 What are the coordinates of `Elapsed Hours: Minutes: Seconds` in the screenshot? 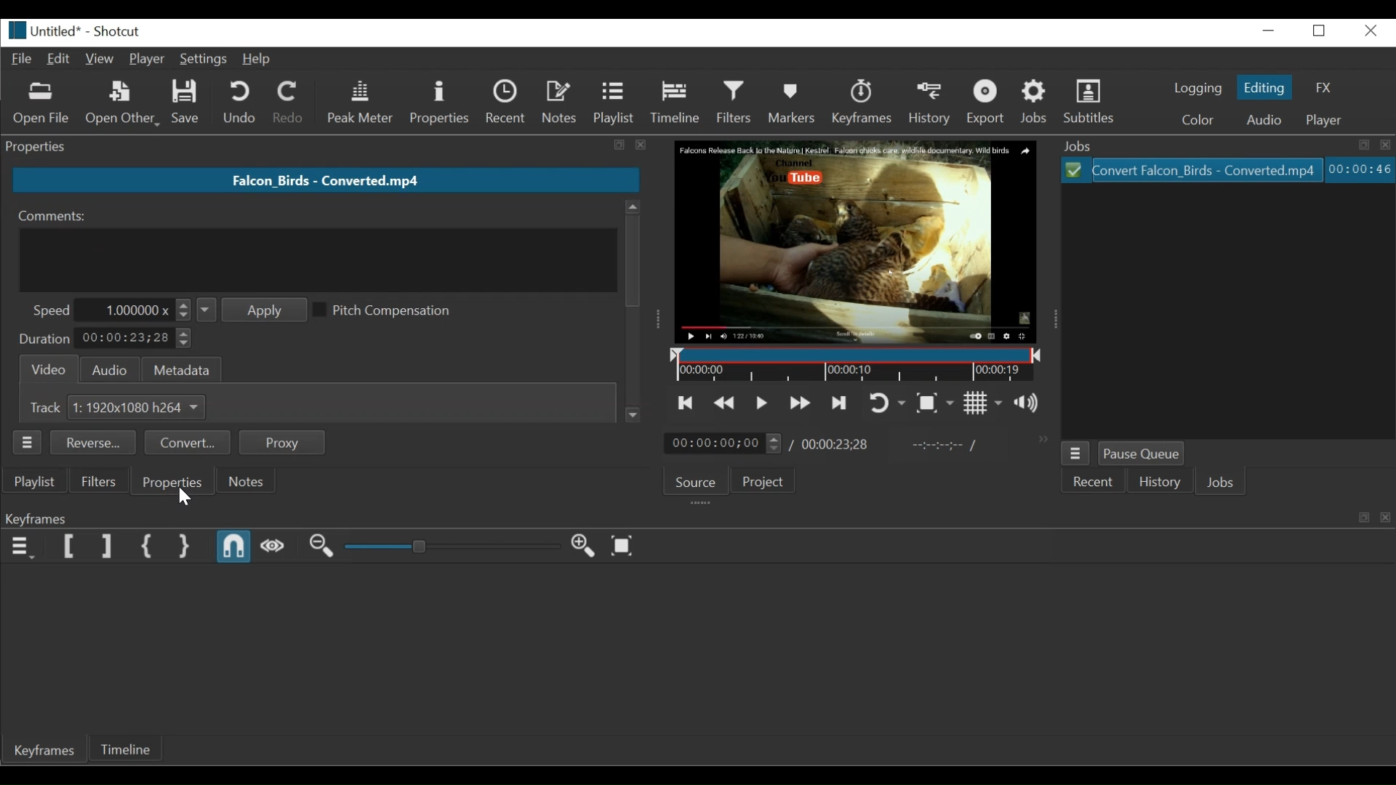 It's located at (1360, 170).